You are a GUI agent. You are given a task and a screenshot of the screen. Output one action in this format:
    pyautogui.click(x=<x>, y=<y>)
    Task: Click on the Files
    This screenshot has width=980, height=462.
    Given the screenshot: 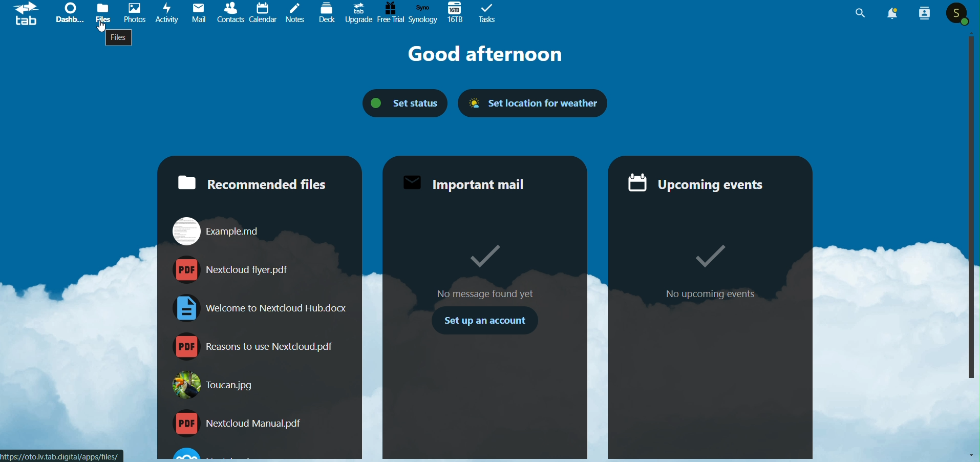 What is the action you would take?
    pyautogui.click(x=103, y=13)
    